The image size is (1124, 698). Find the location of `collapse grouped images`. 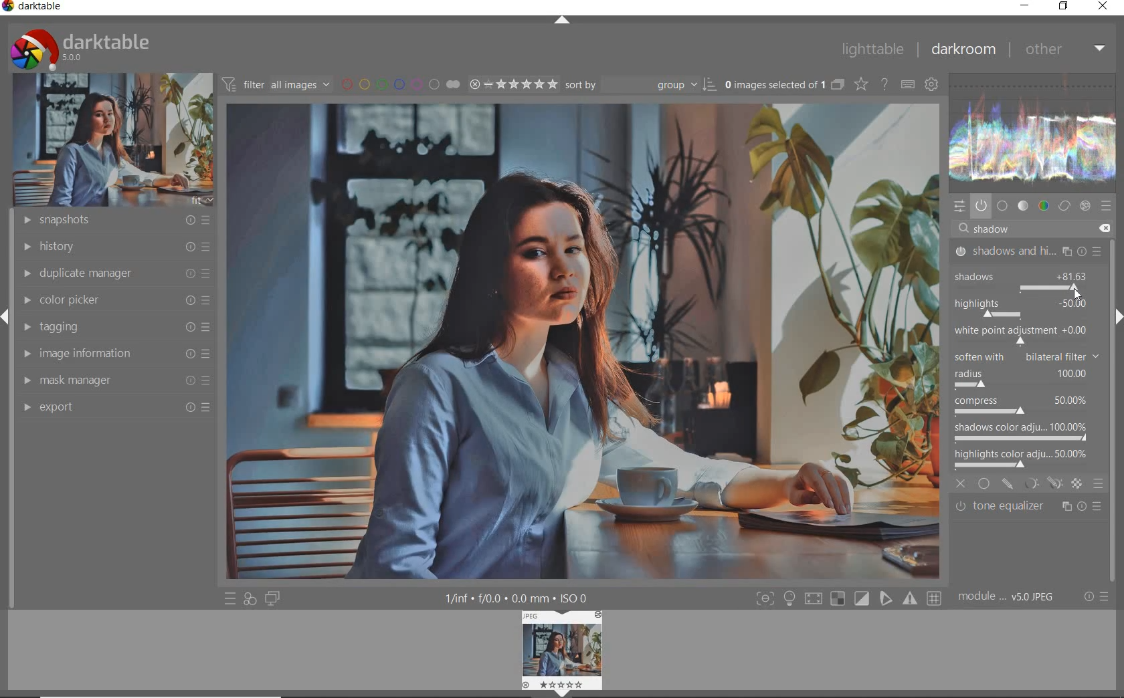

collapse grouped images is located at coordinates (836, 85).